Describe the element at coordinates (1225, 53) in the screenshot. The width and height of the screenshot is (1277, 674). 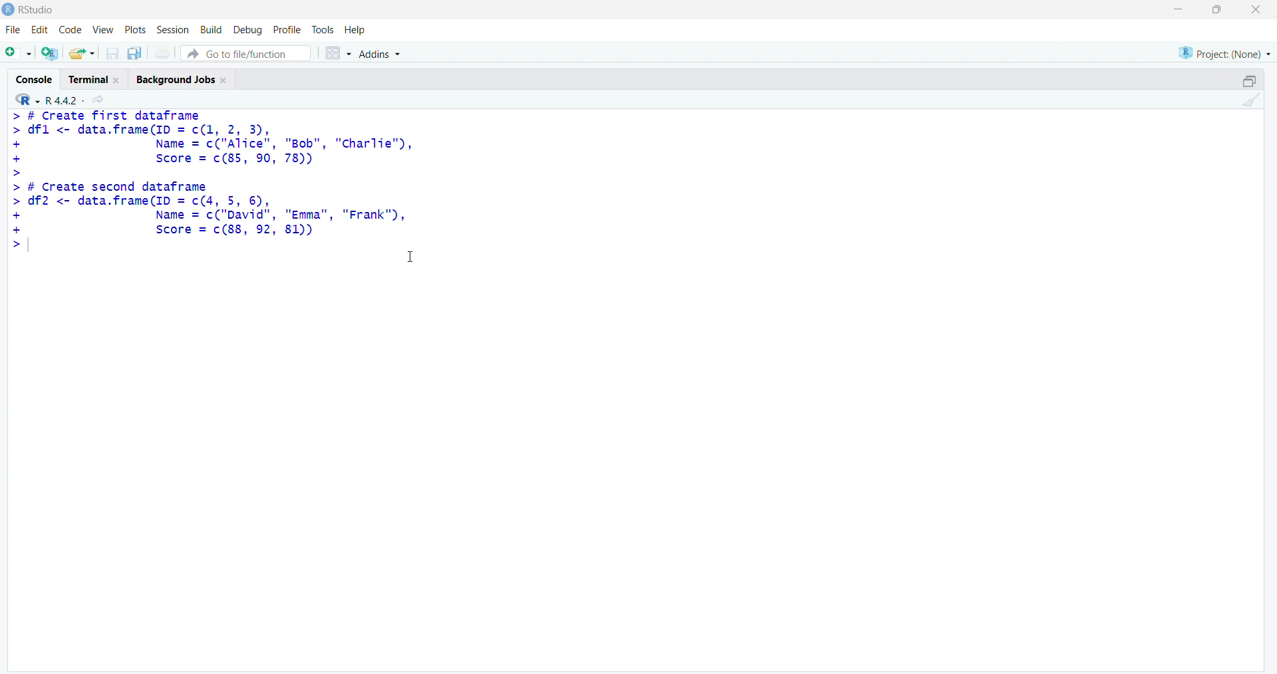
I see `Project: (None)` at that location.